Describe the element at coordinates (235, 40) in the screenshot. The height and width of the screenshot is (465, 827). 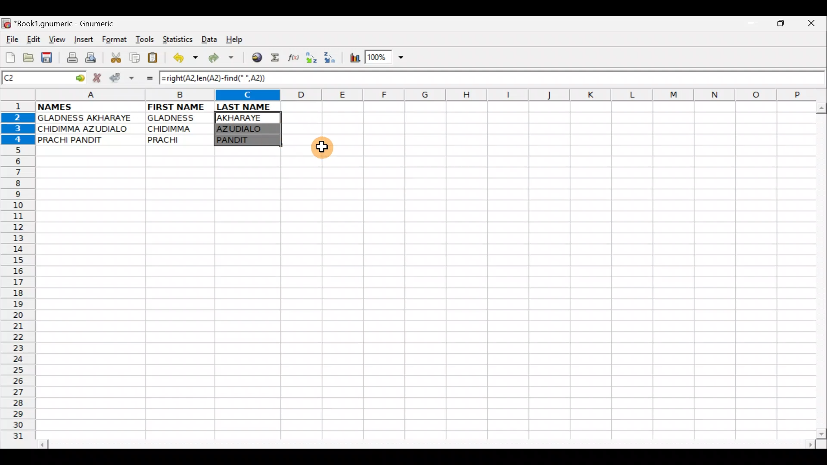
I see `Help` at that location.